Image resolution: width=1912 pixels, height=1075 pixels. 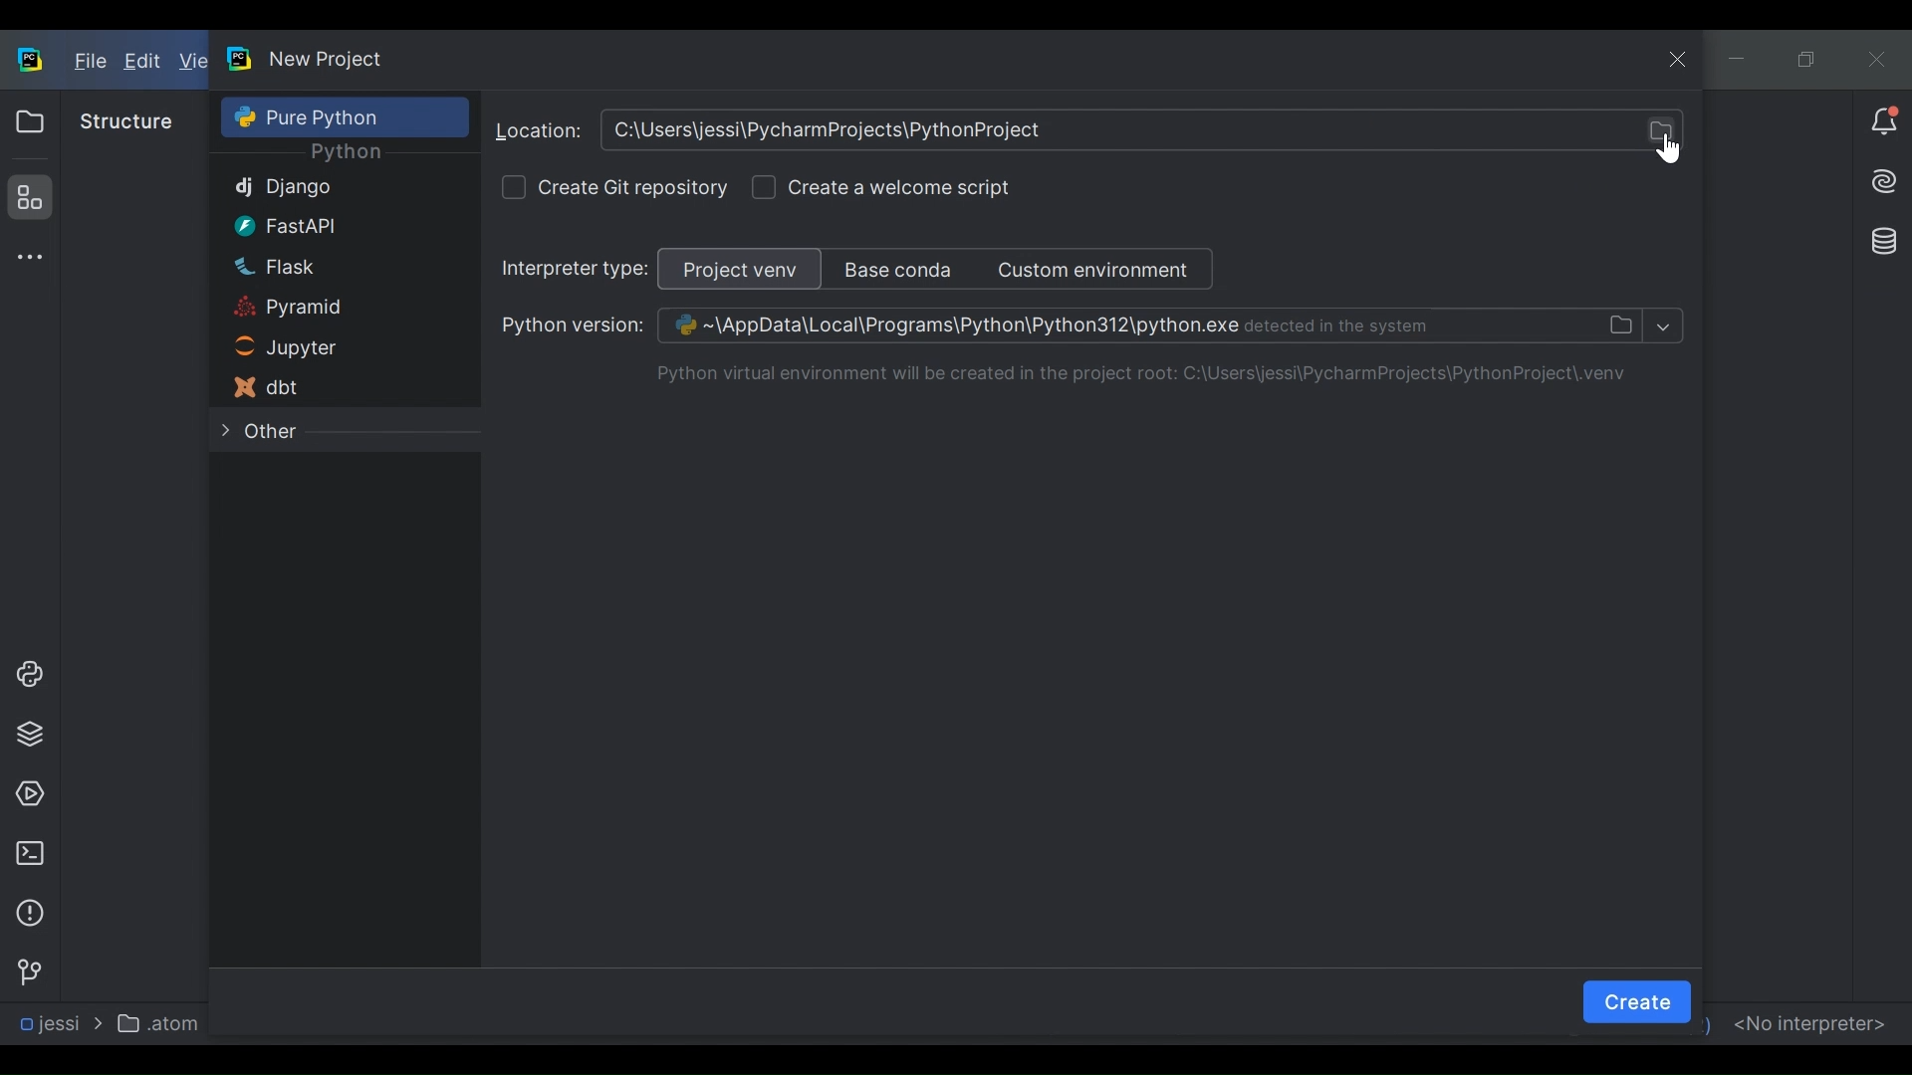 I want to click on (un)check Git repository, so click(x=632, y=184).